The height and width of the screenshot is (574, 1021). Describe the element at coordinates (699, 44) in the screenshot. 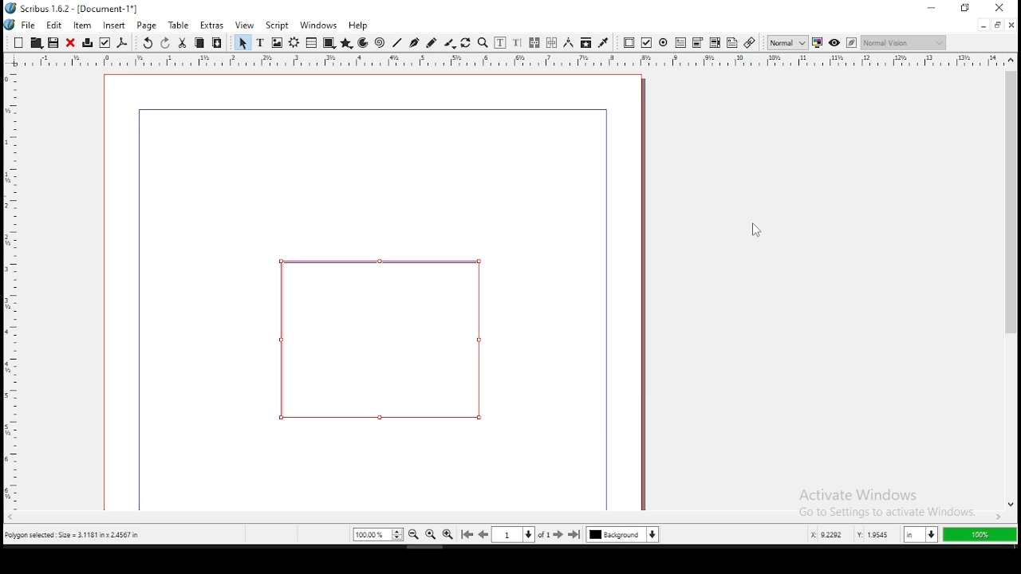

I see `pdf list box` at that location.